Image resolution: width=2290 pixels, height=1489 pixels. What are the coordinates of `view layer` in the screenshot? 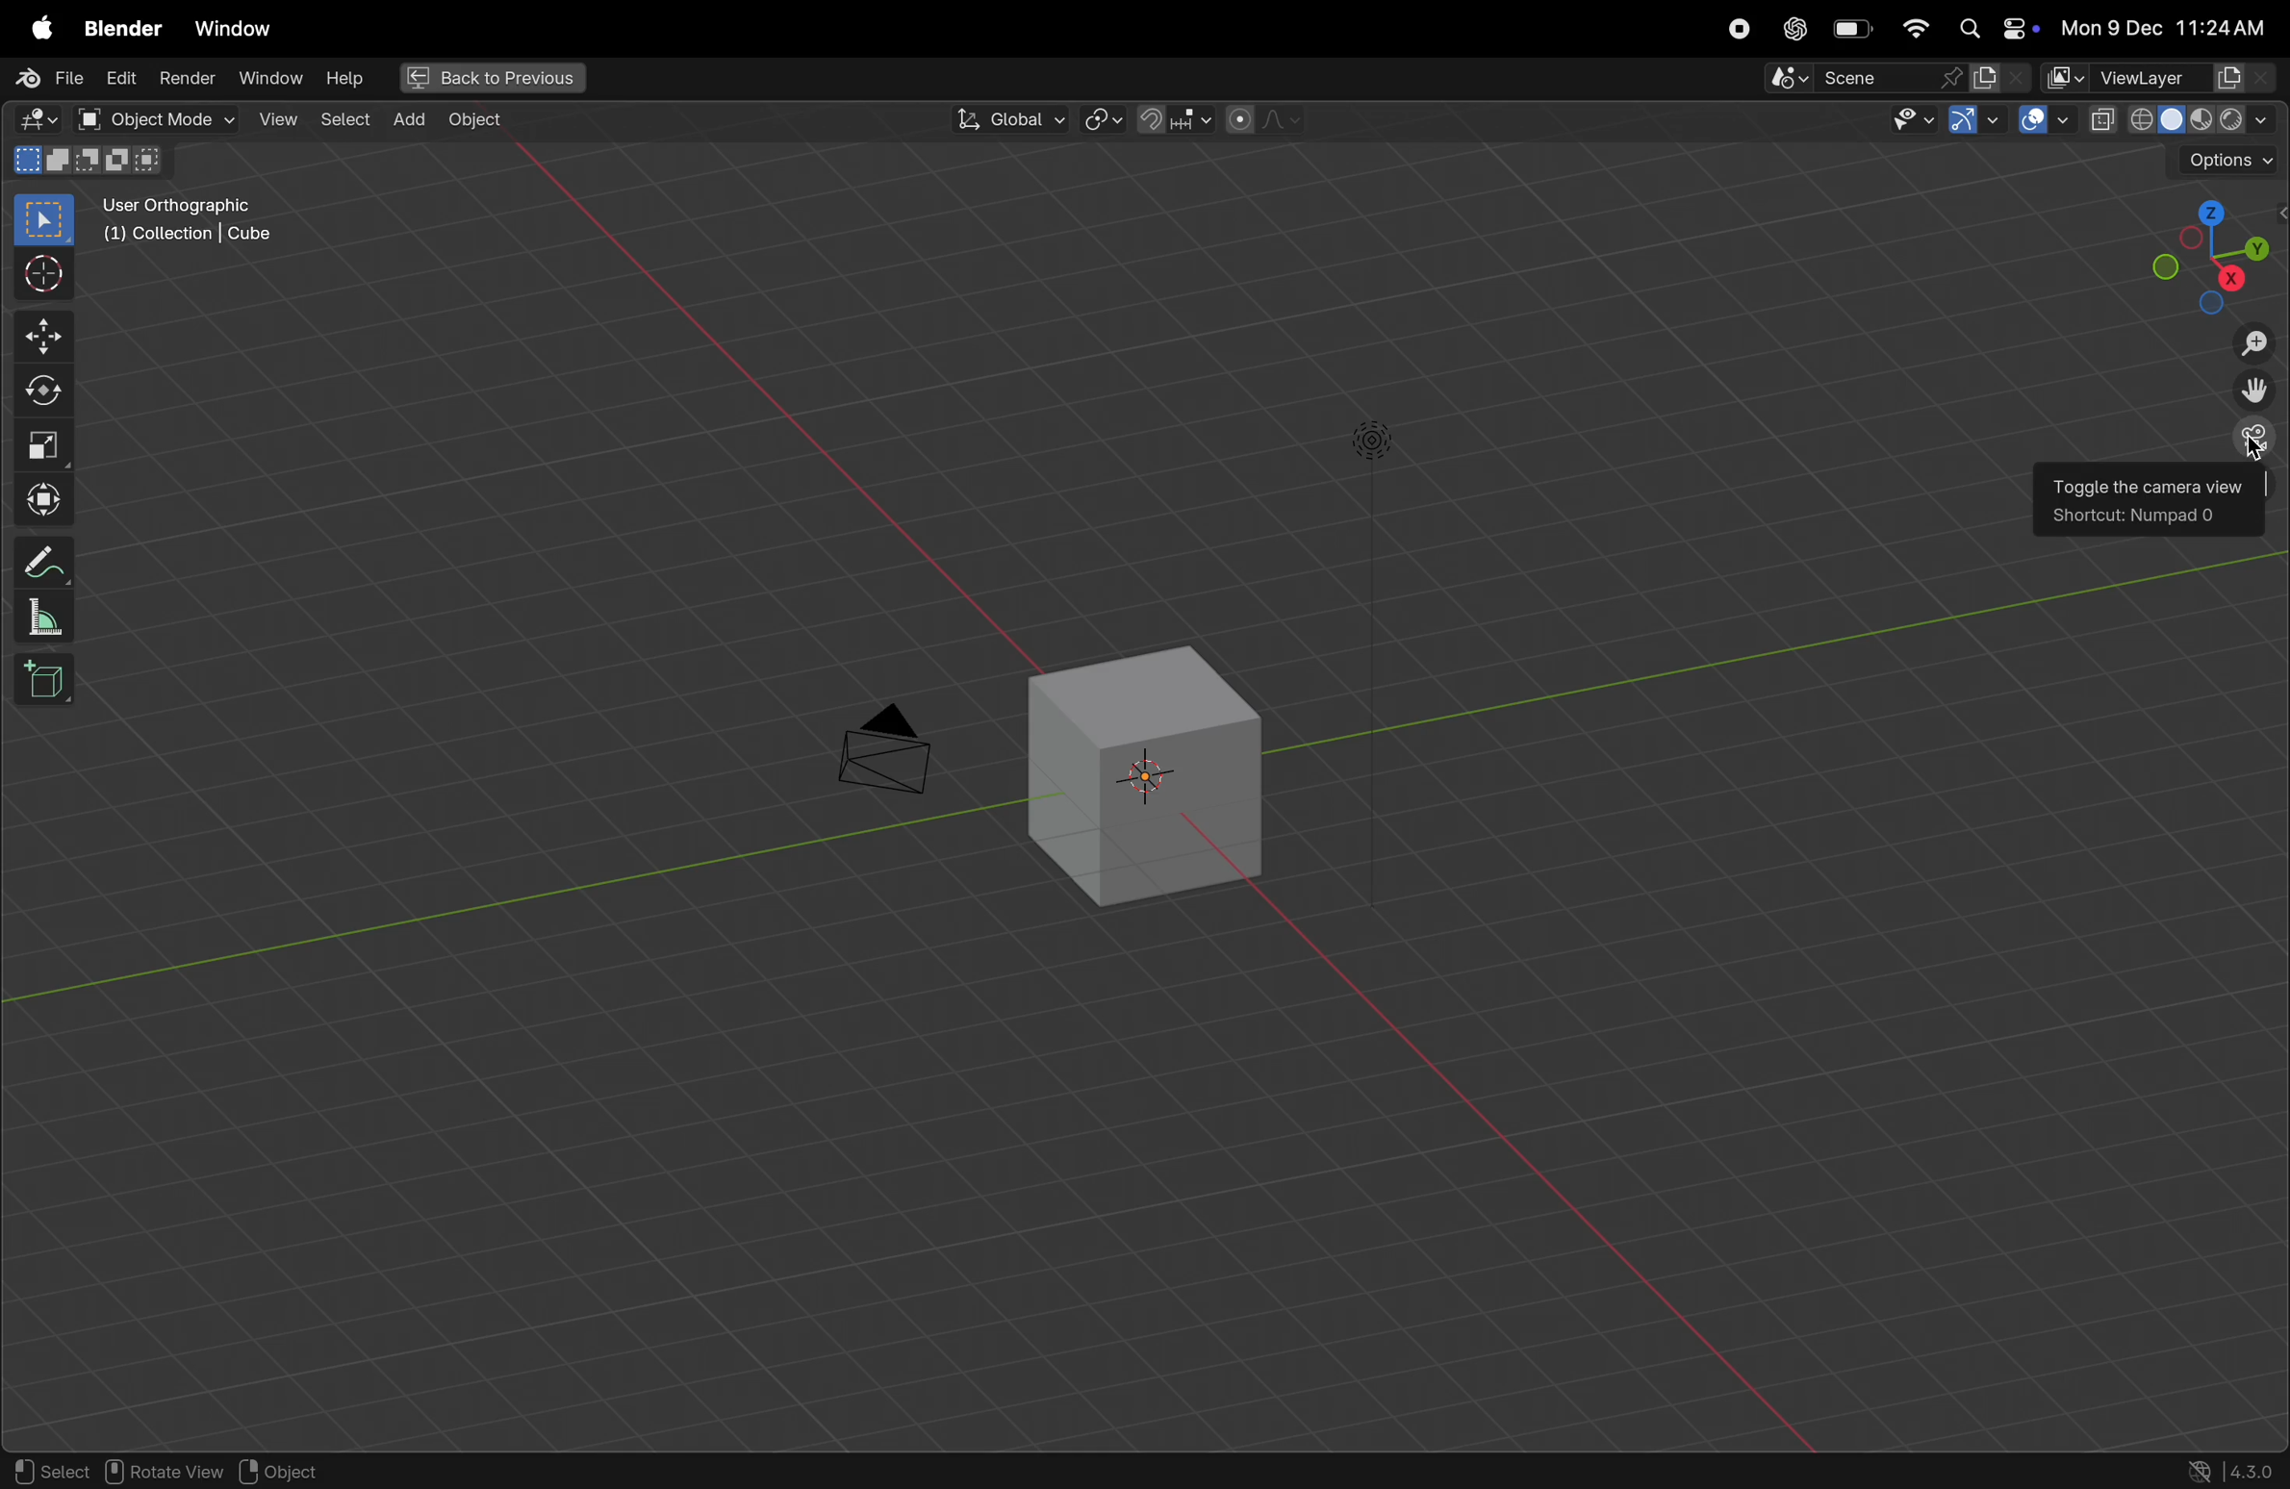 It's located at (2163, 77).